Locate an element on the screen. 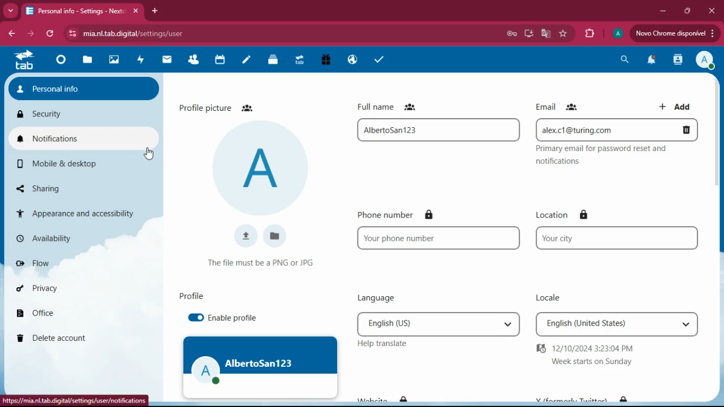 The width and height of the screenshot is (724, 407). search is located at coordinates (625, 58).